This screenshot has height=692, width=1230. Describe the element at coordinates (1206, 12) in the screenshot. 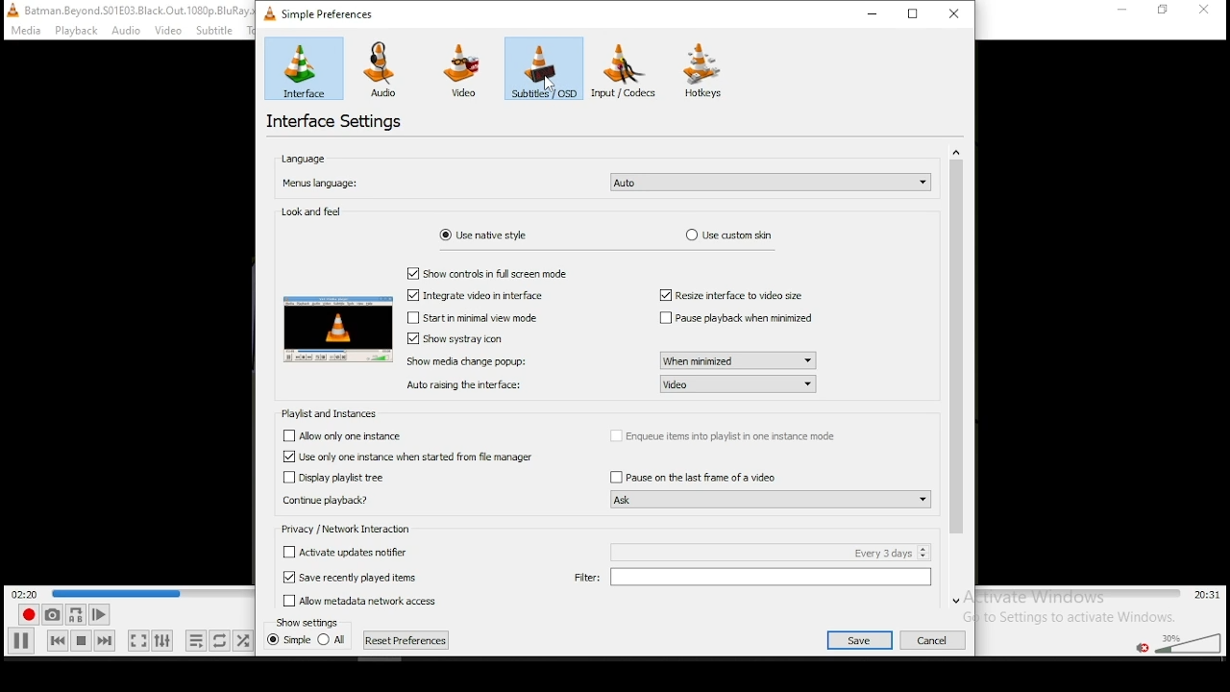

I see `close window` at that location.